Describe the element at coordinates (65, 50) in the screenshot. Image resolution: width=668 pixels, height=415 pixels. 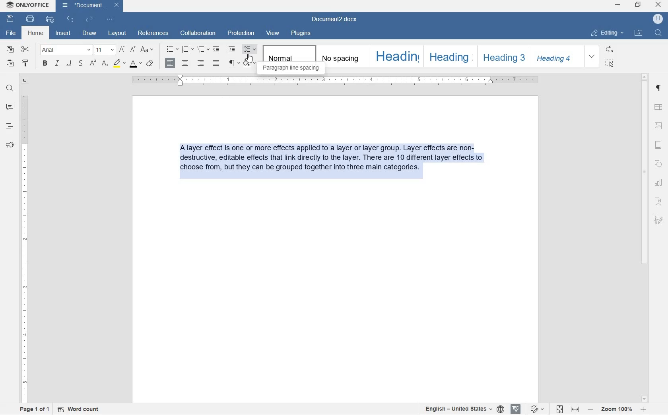
I see `font name` at that location.